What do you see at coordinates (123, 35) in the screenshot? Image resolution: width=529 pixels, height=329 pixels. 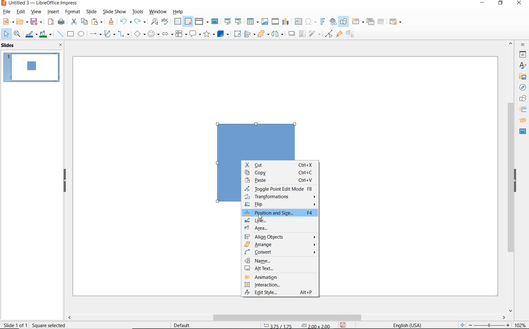 I see `connectors` at bounding box center [123, 35].